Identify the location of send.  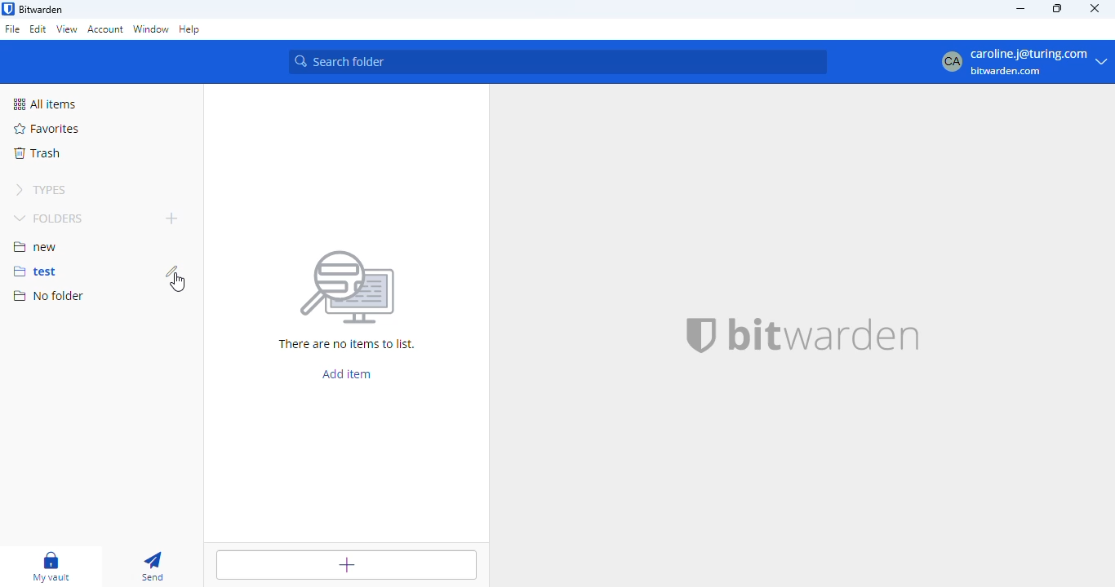
(154, 567).